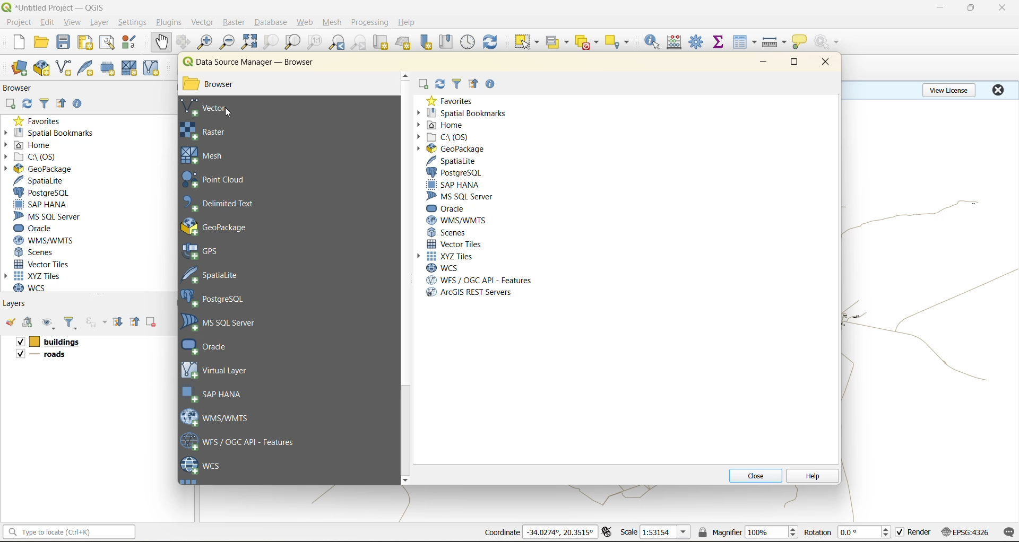 The width and height of the screenshot is (1019, 542). What do you see at coordinates (118, 322) in the screenshot?
I see `expand all` at bounding box center [118, 322].